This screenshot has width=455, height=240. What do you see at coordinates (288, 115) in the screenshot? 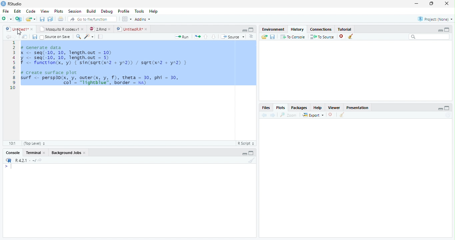
I see `Zoom` at bounding box center [288, 115].